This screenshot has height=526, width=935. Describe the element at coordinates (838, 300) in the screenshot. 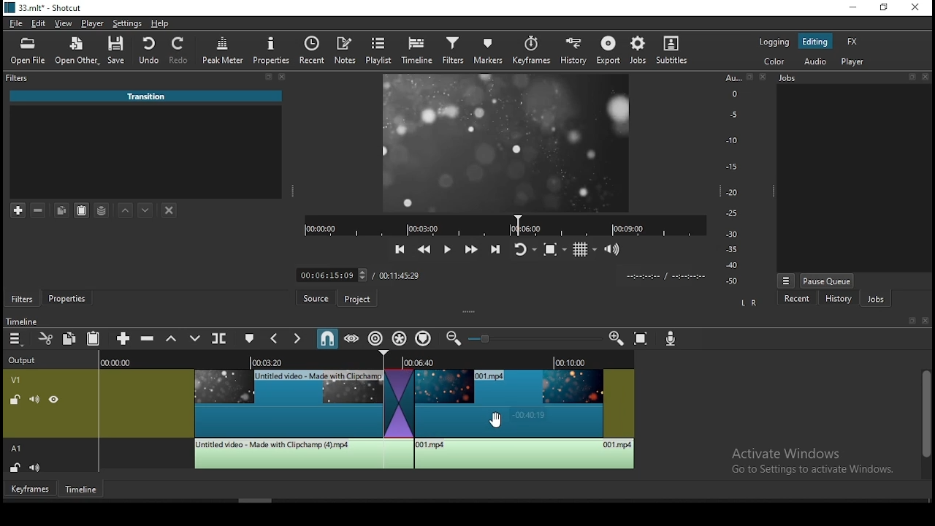

I see `history` at that location.